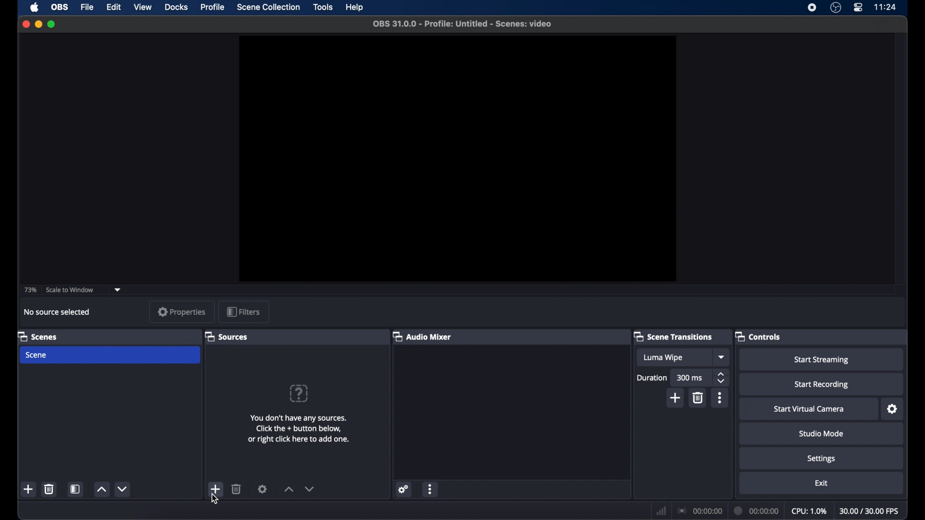 The width and height of the screenshot is (925, 520). Describe the element at coordinates (38, 355) in the screenshot. I see `scene` at that location.